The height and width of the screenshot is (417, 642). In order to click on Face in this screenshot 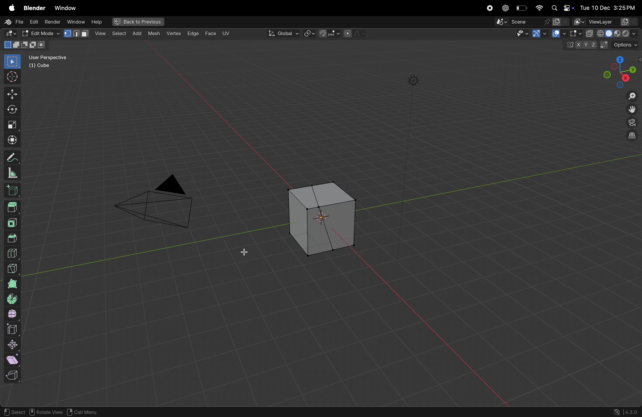, I will do `click(211, 33)`.